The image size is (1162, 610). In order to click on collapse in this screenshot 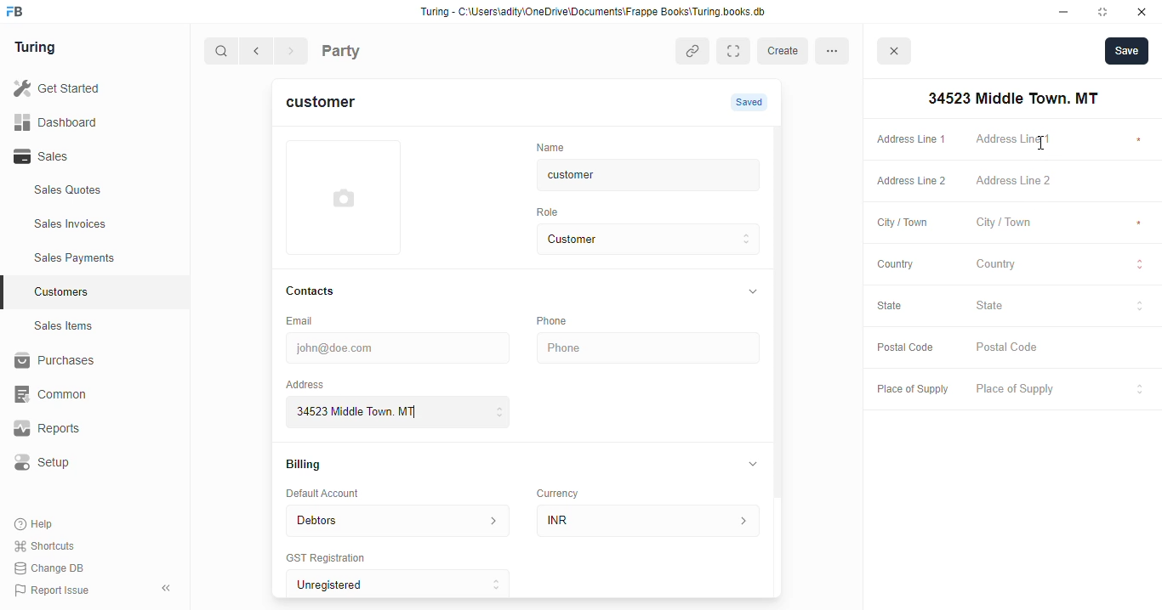, I will do `click(754, 463)`.